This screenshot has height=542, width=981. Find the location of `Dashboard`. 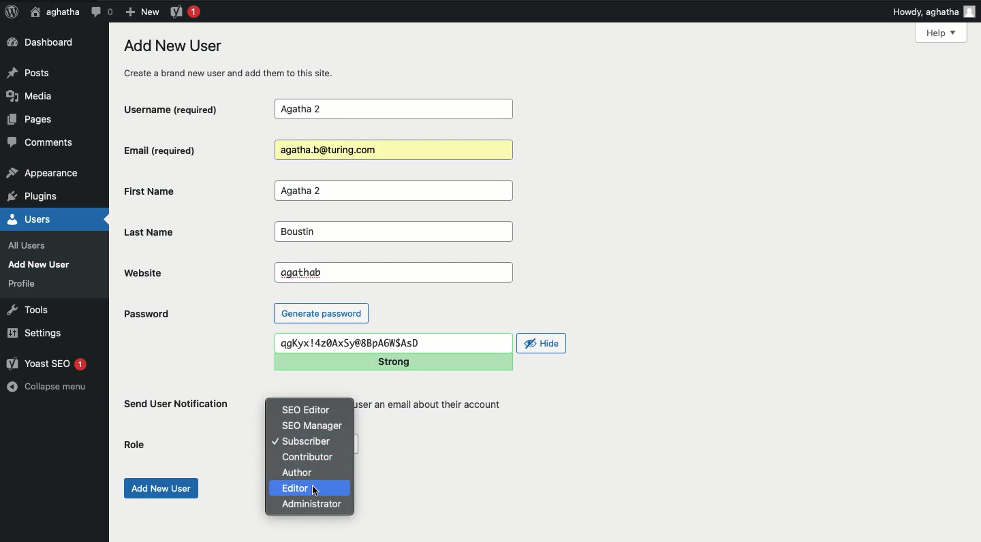

Dashboard is located at coordinates (44, 43).